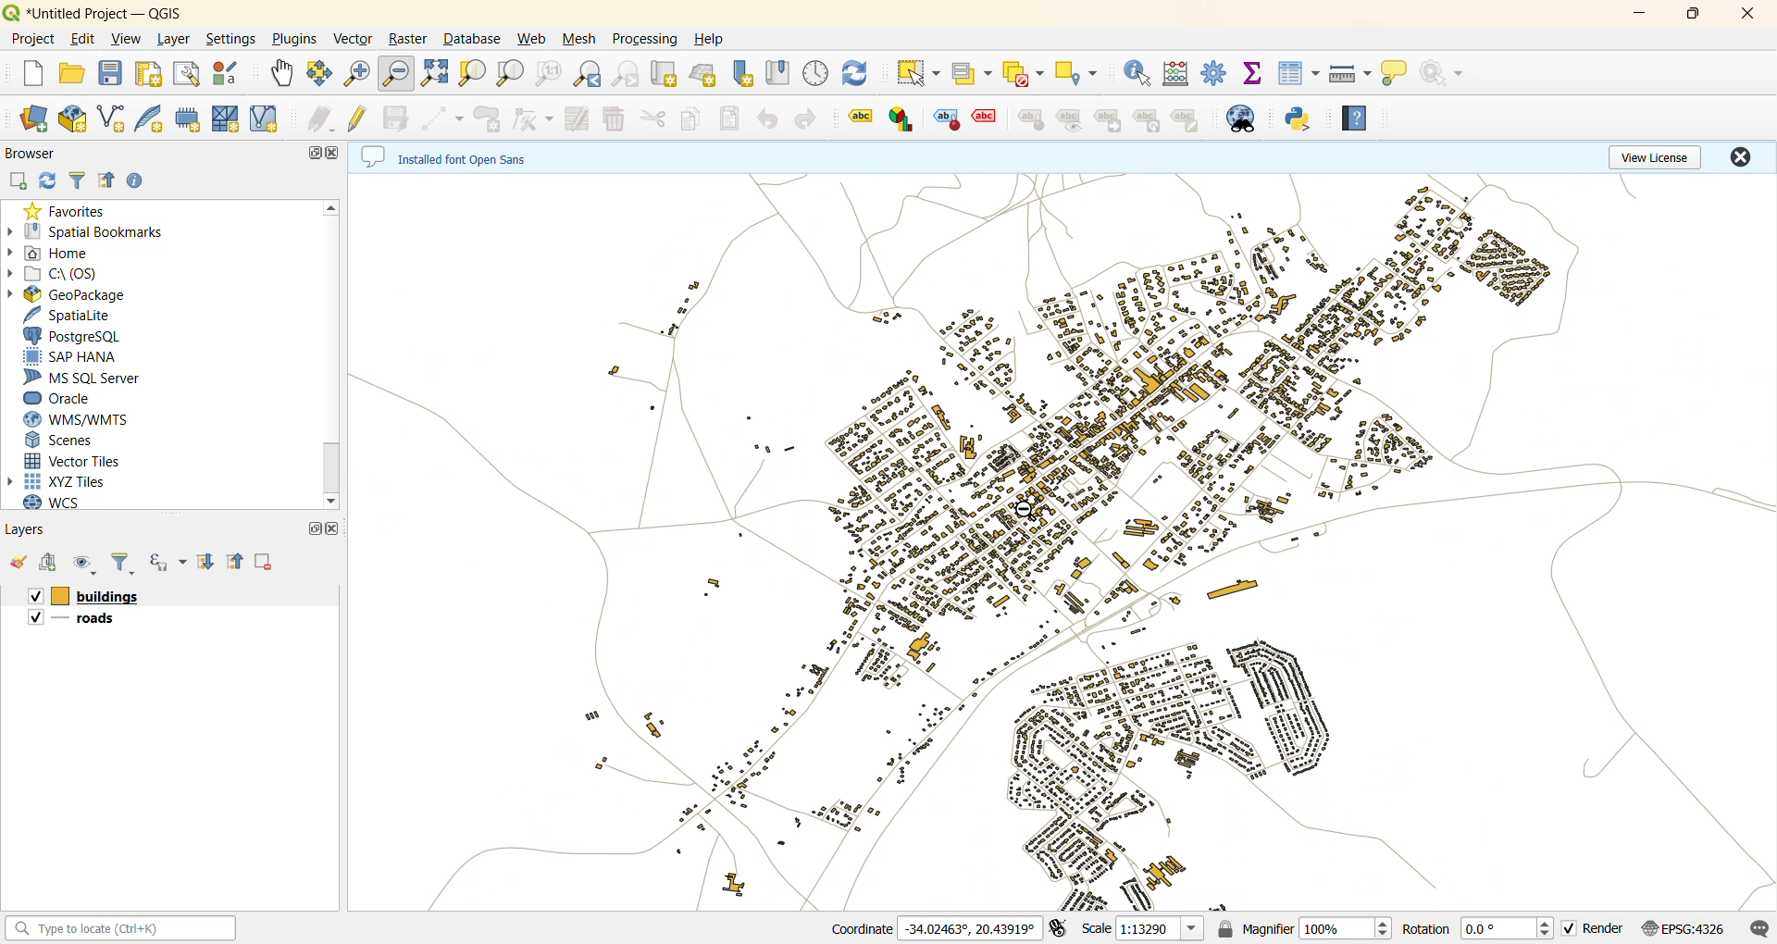 Image resolution: width=1777 pixels, height=944 pixels. What do you see at coordinates (154, 76) in the screenshot?
I see `print layout` at bounding box center [154, 76].